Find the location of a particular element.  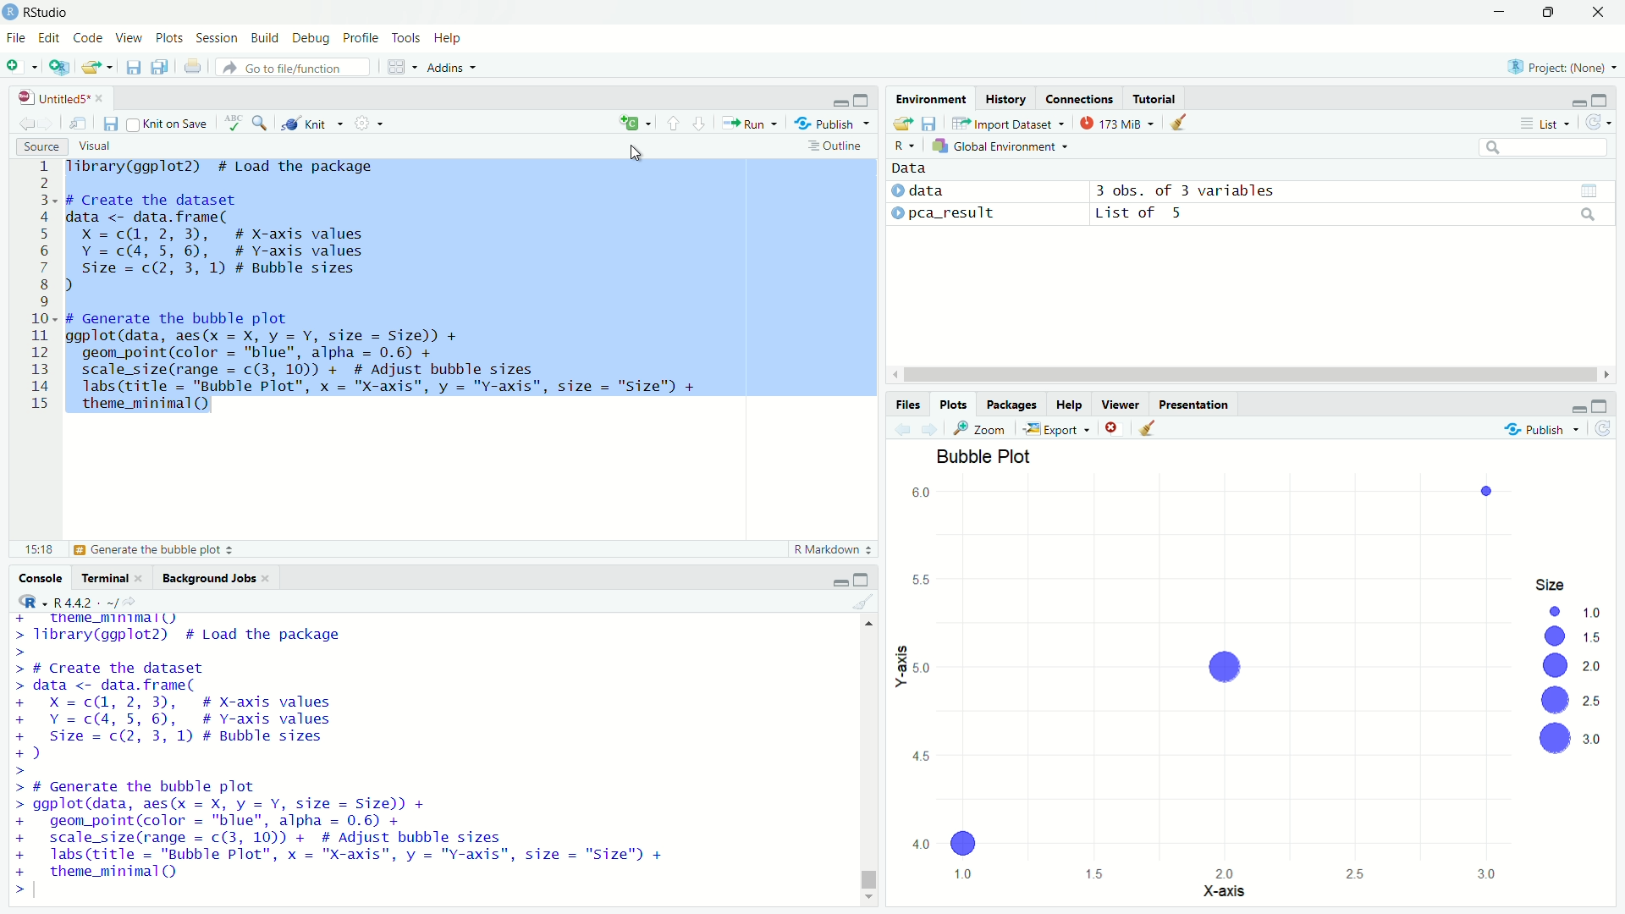

knit is located at coordinates (313, 122).